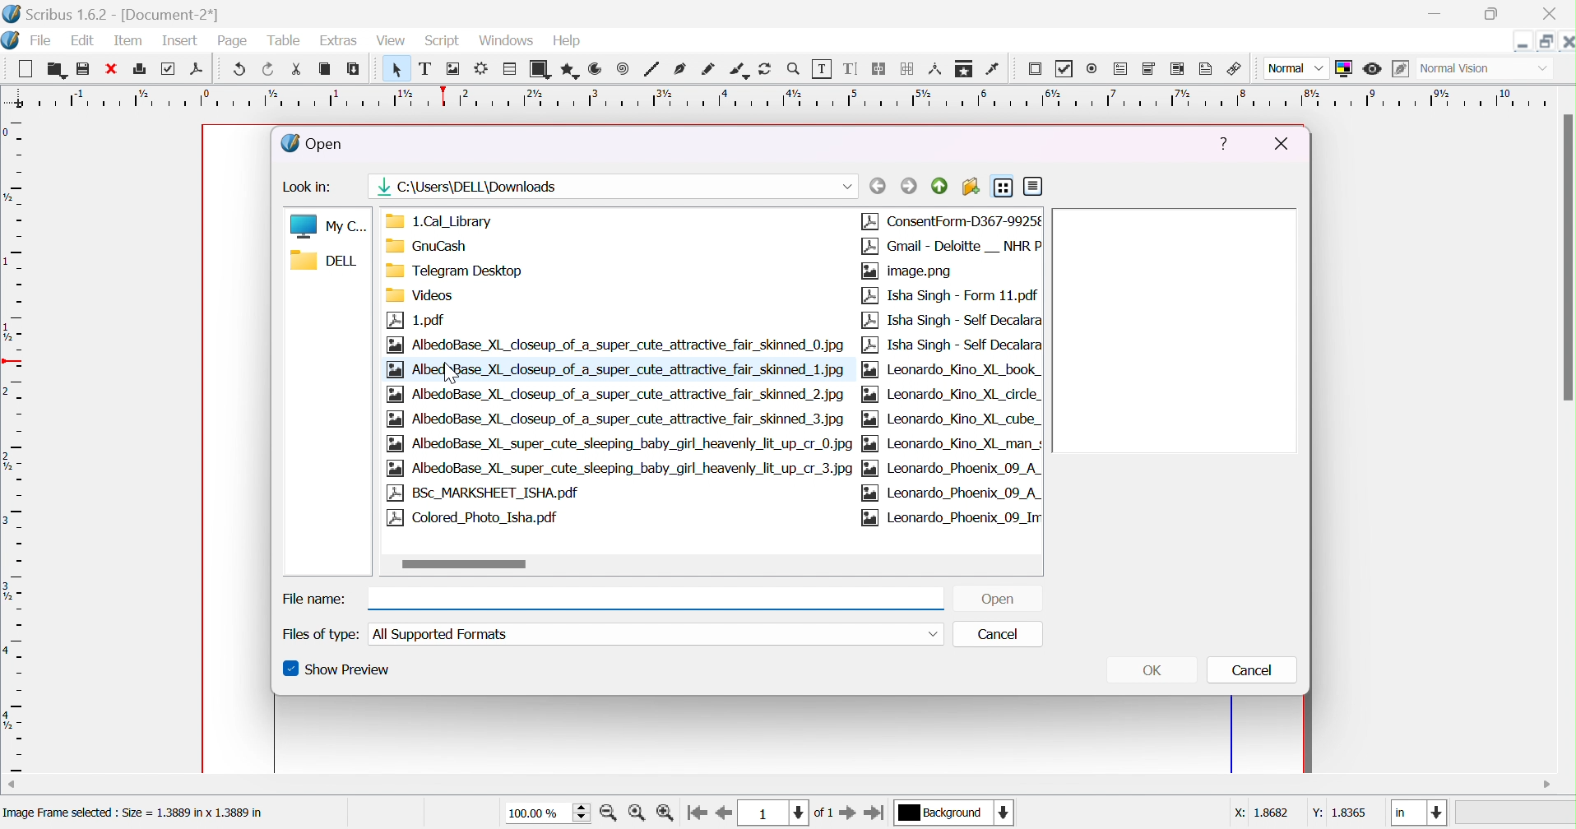 The width and height of the screenshot is (1576, 829). I want to click on in, so click(1420, 813).